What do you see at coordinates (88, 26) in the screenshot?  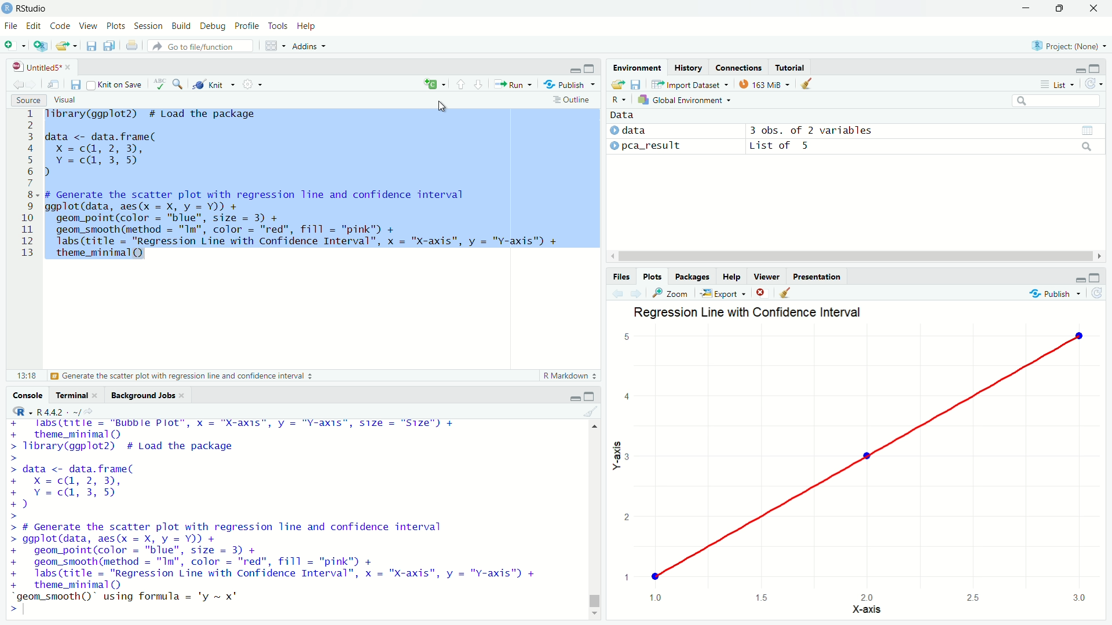 I see `View` at bounding box center [88, 26].